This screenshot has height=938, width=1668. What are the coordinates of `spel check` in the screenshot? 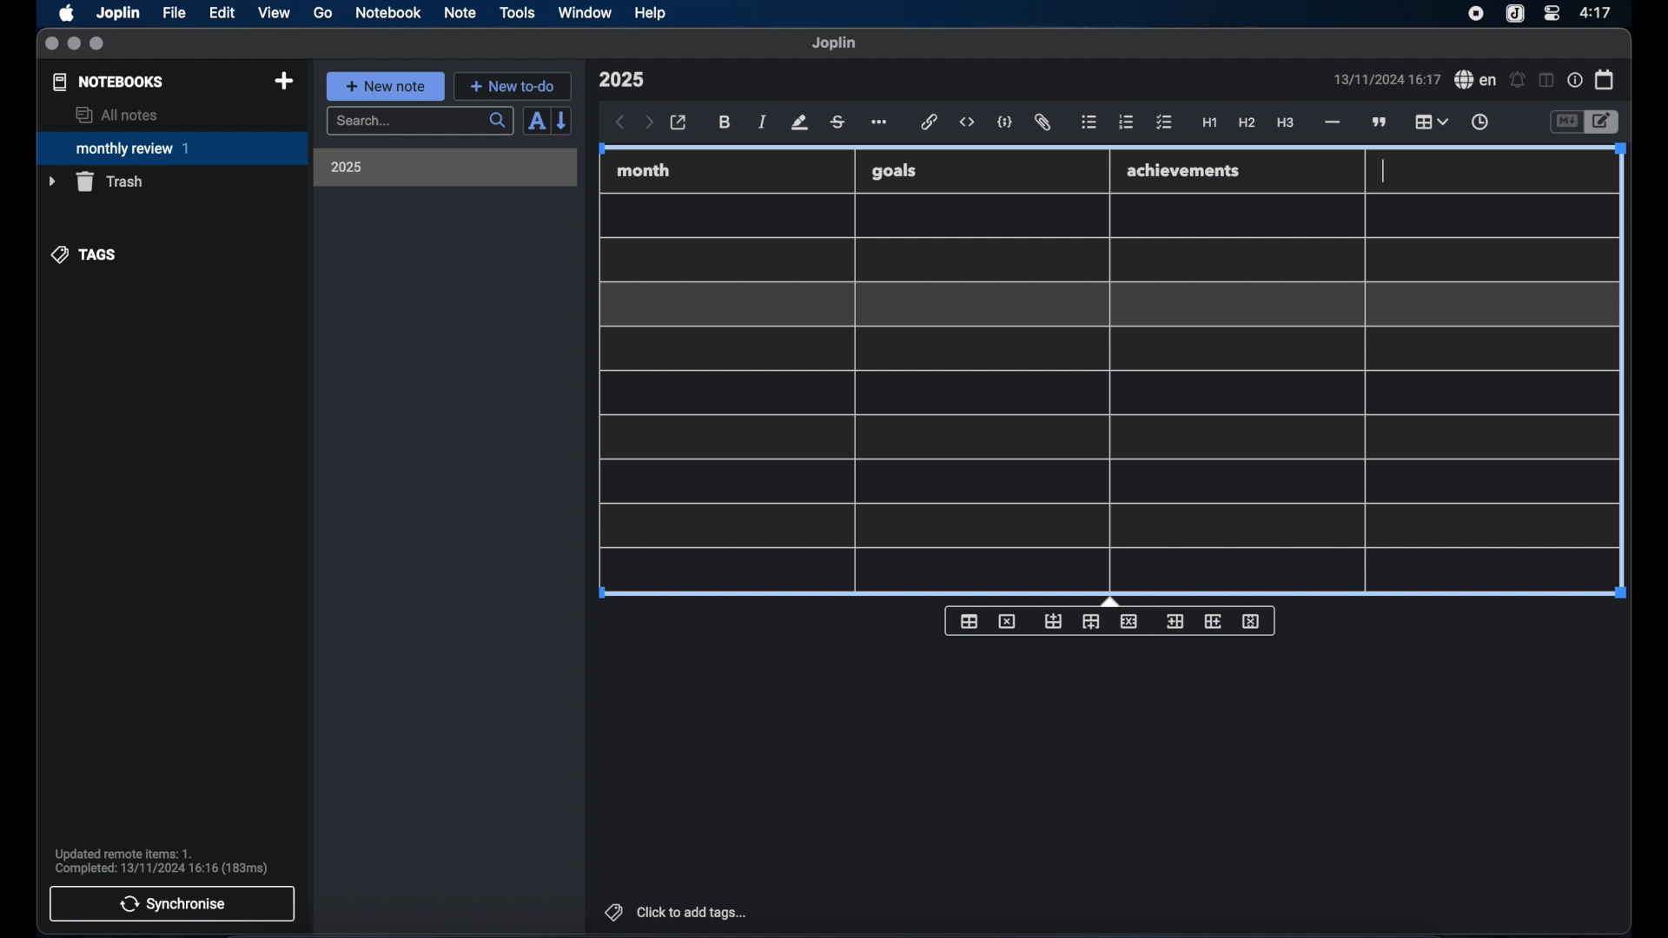 It's located at (1476, 80).